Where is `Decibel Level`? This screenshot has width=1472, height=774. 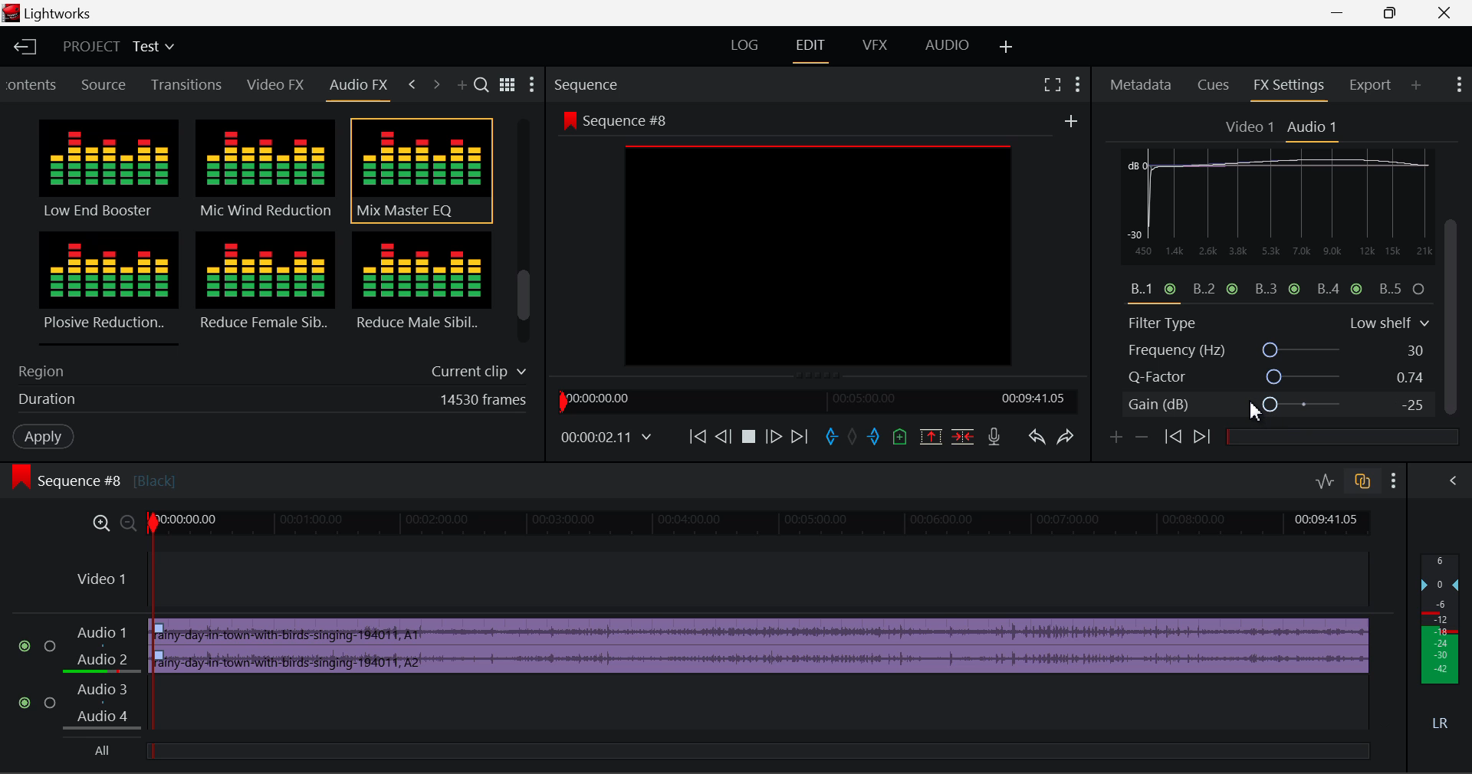
Decibel Level is located at coordinates (1443, 645).